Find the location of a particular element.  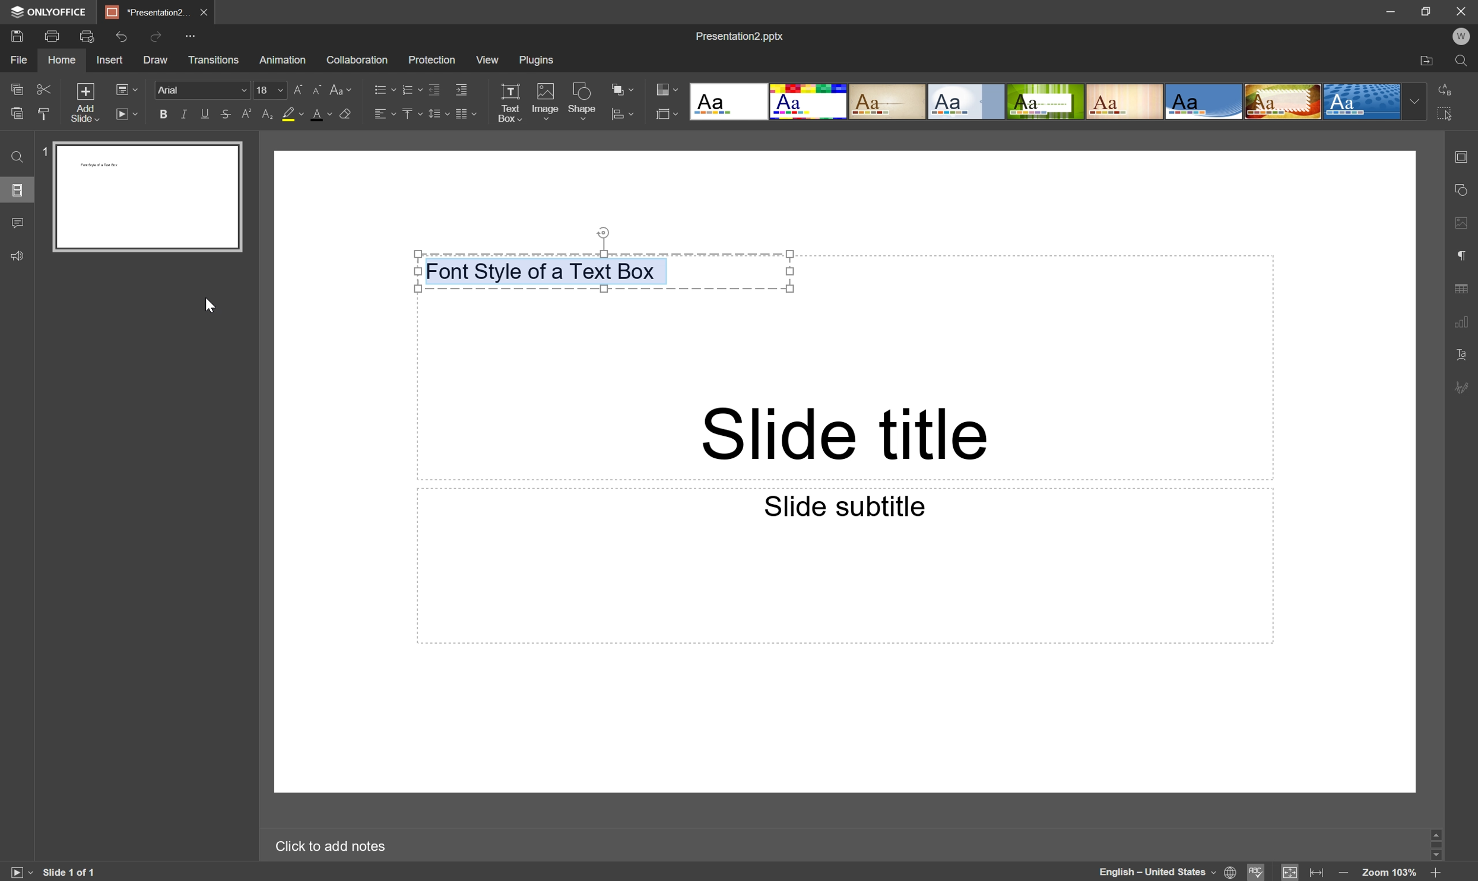

Find is located at coordinates (1463, 60).